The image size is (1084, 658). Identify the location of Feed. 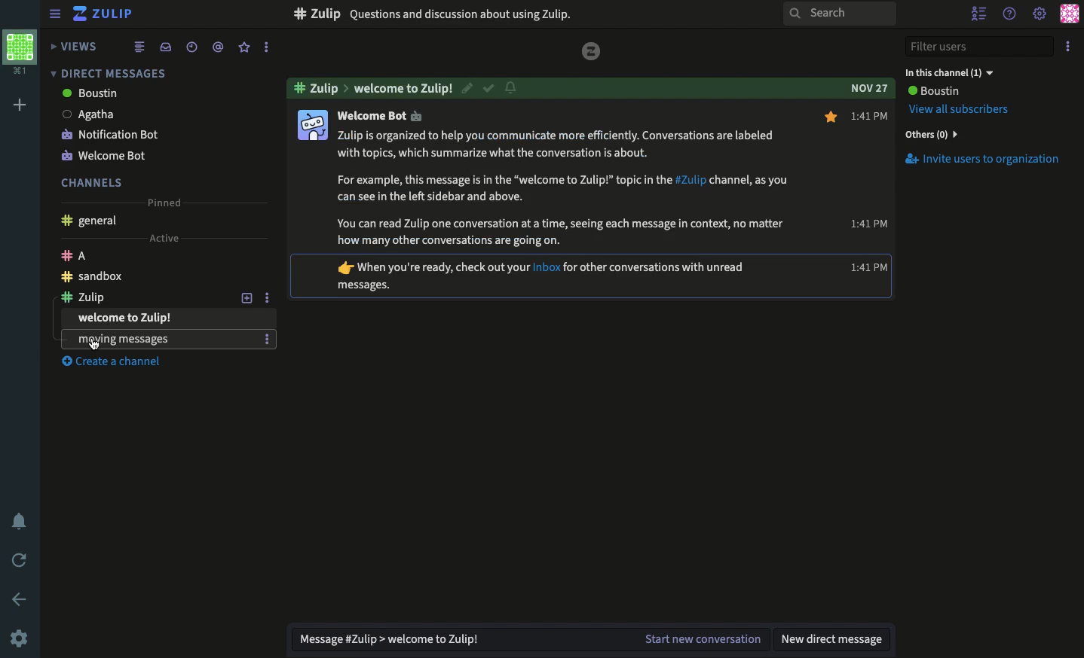
(139, 46).